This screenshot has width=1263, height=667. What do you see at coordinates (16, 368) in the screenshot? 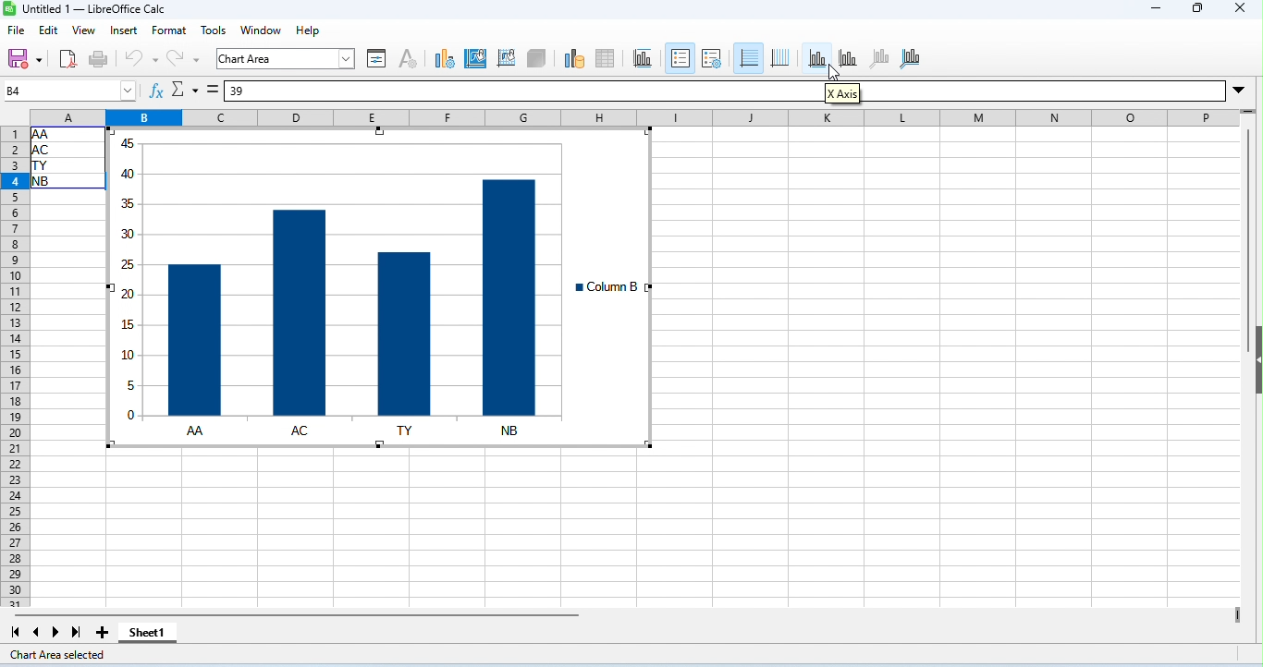
I see `row numbers` at bounding box center [16, 368].